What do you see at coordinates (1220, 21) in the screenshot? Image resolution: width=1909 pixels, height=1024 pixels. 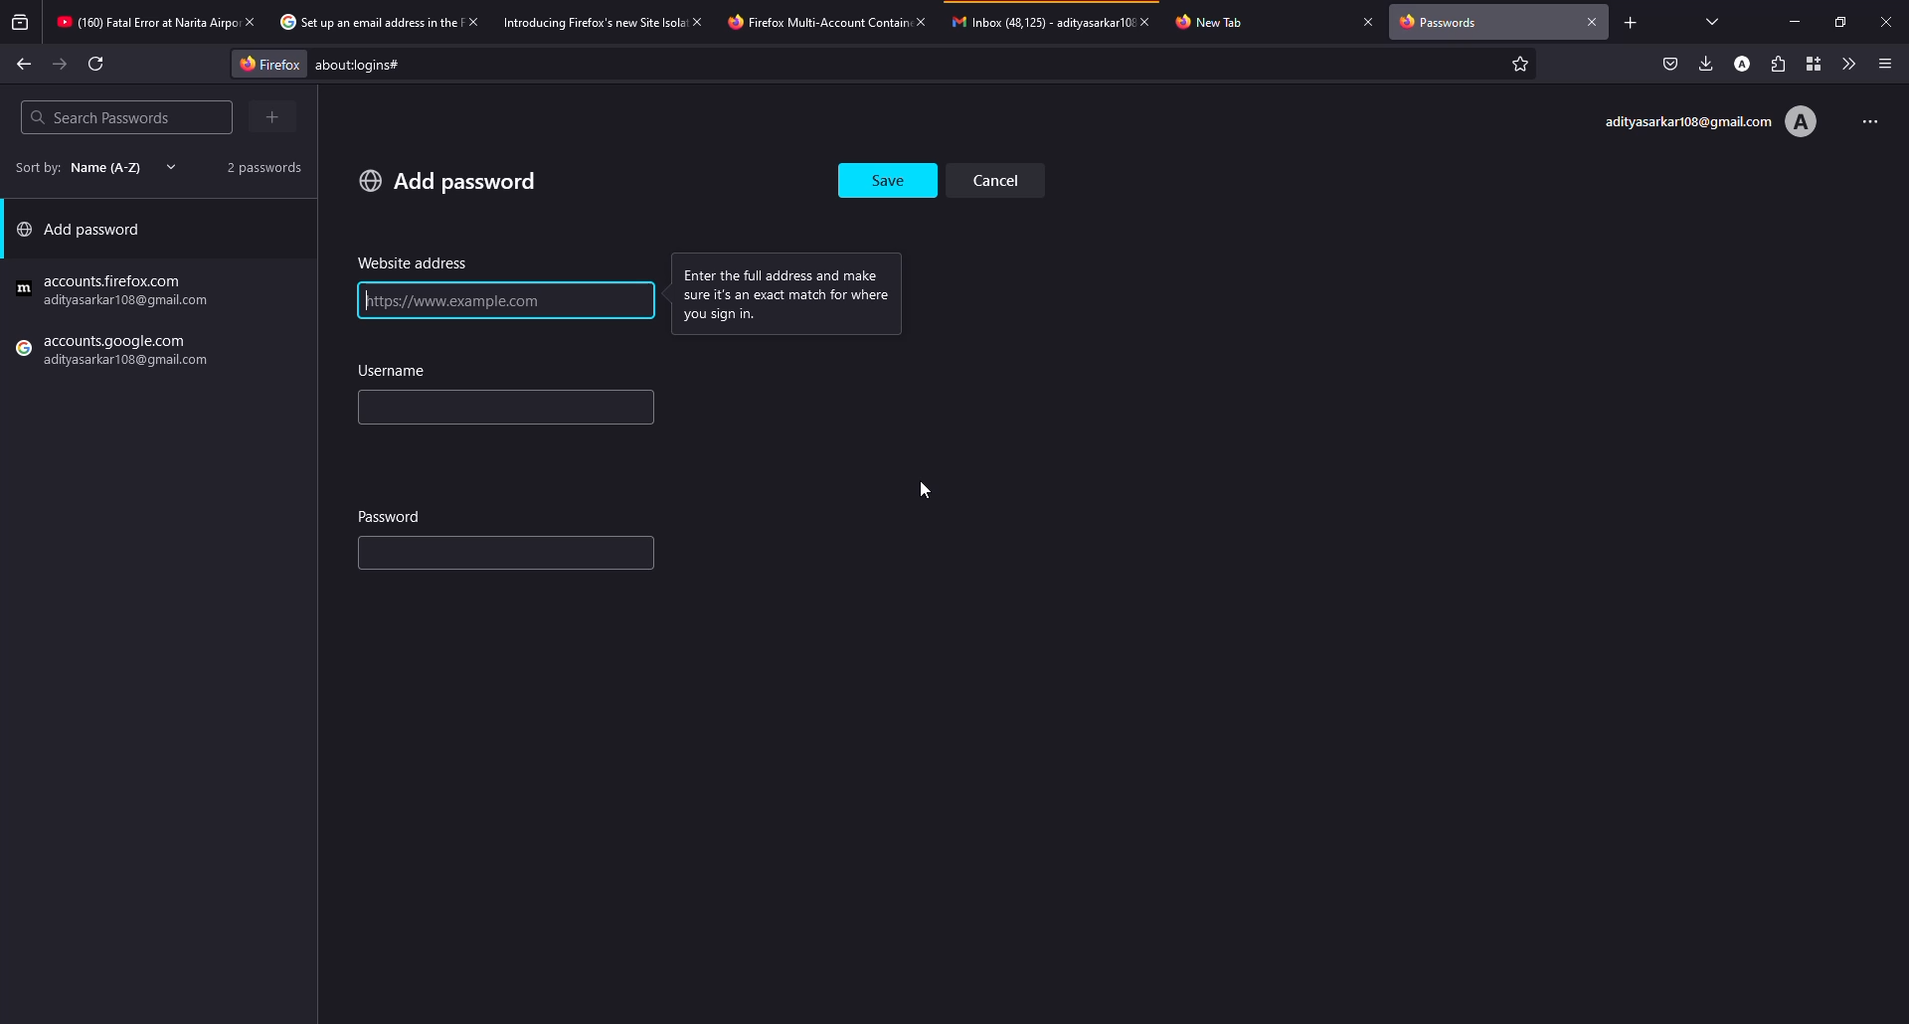 I see `tab` at bounding box center [1220, 21].